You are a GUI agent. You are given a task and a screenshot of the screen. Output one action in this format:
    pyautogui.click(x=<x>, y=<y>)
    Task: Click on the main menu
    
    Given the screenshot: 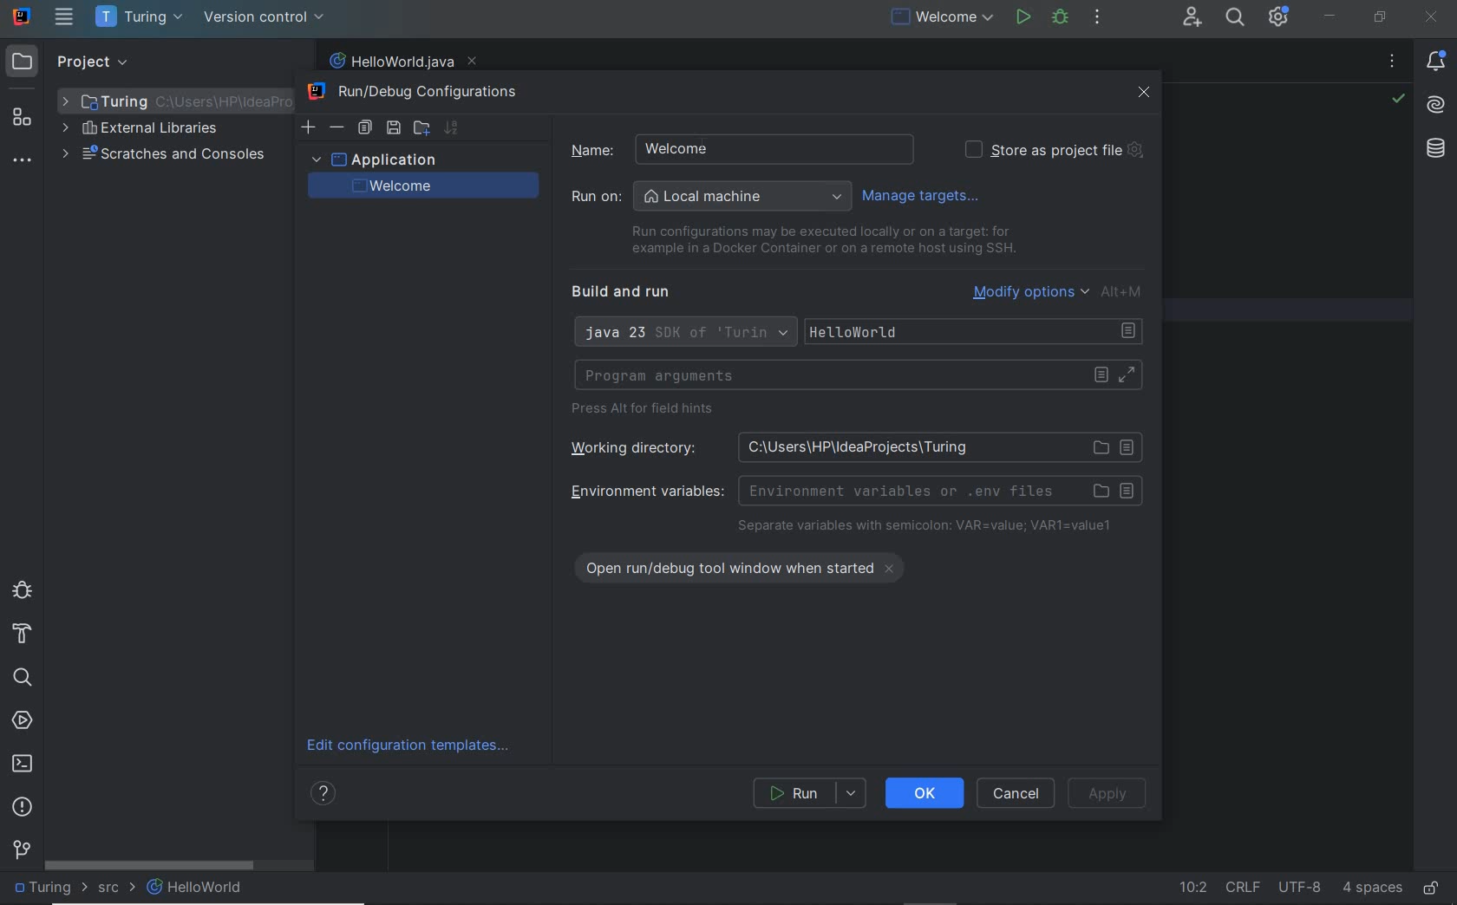 What is the action you would take?
    pyautogui.click(x=65, y=16)
    